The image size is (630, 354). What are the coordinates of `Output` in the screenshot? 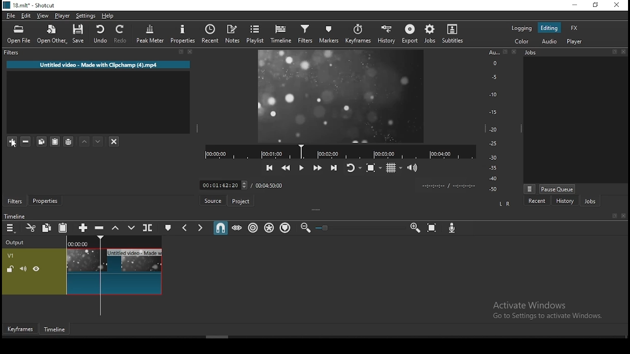 It's located at (17, 241).